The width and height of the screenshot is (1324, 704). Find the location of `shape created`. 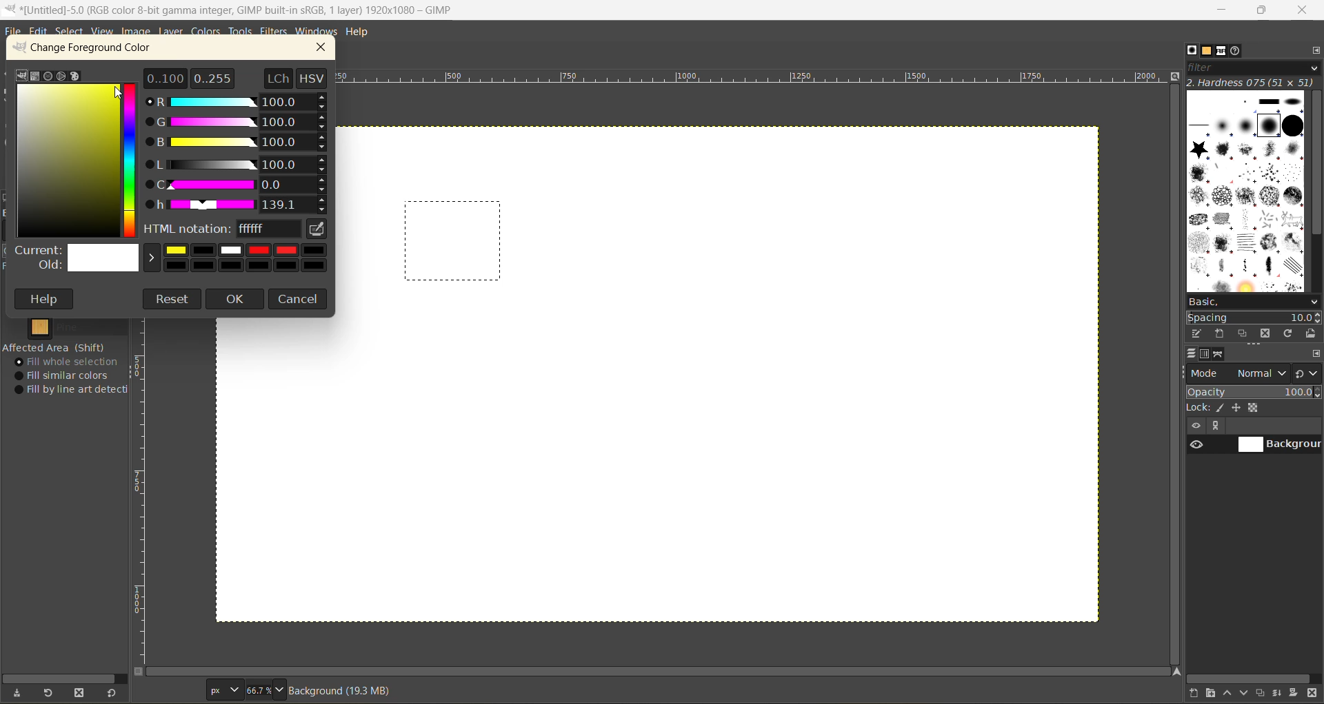

shape created is located at coordinates (454, 242).